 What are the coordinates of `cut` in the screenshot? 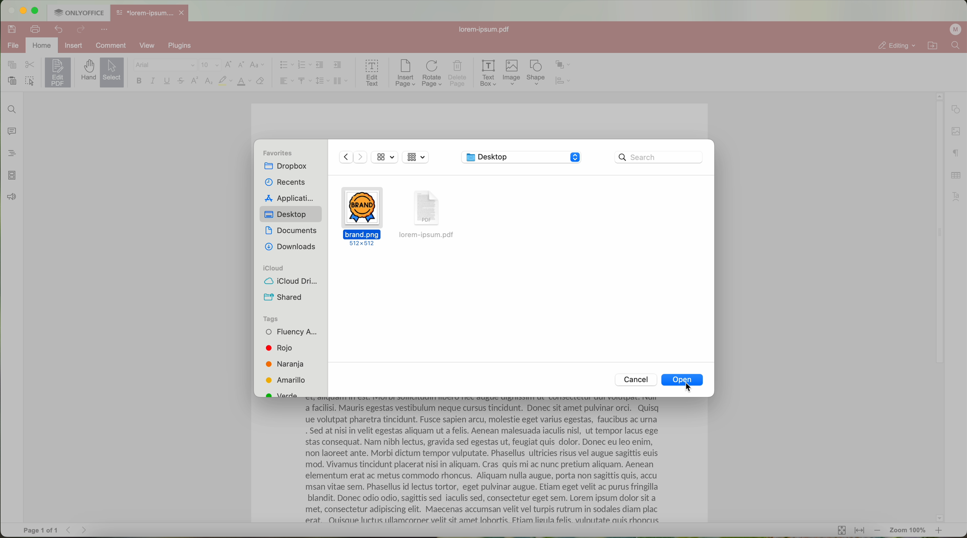 It's located at (30, 65).